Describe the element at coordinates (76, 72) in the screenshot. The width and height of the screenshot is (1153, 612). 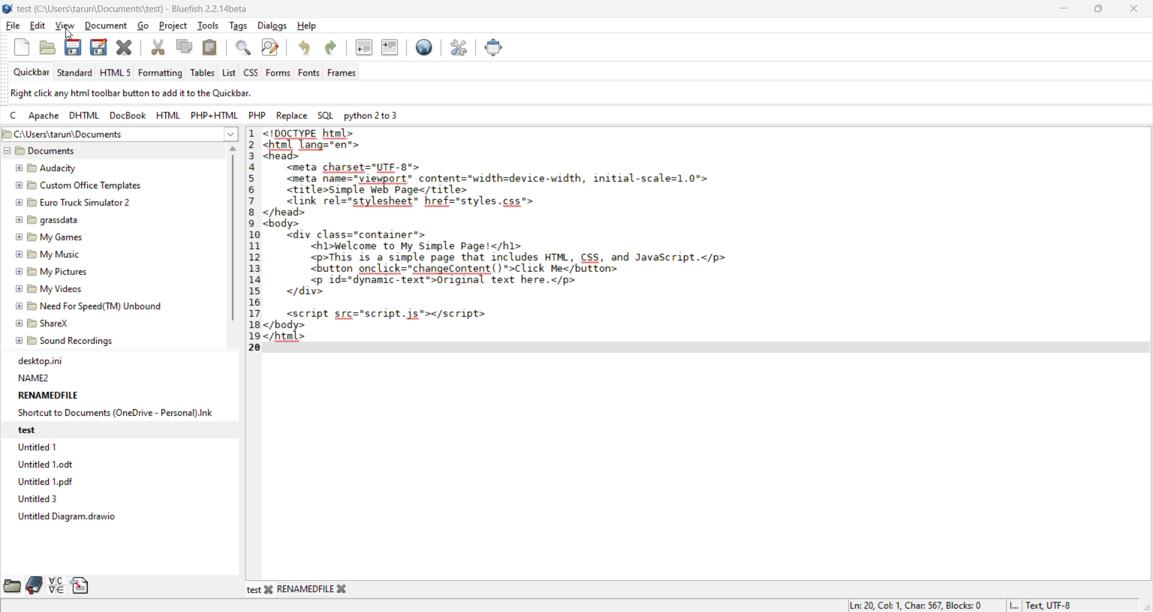
I see `standard` at that location.